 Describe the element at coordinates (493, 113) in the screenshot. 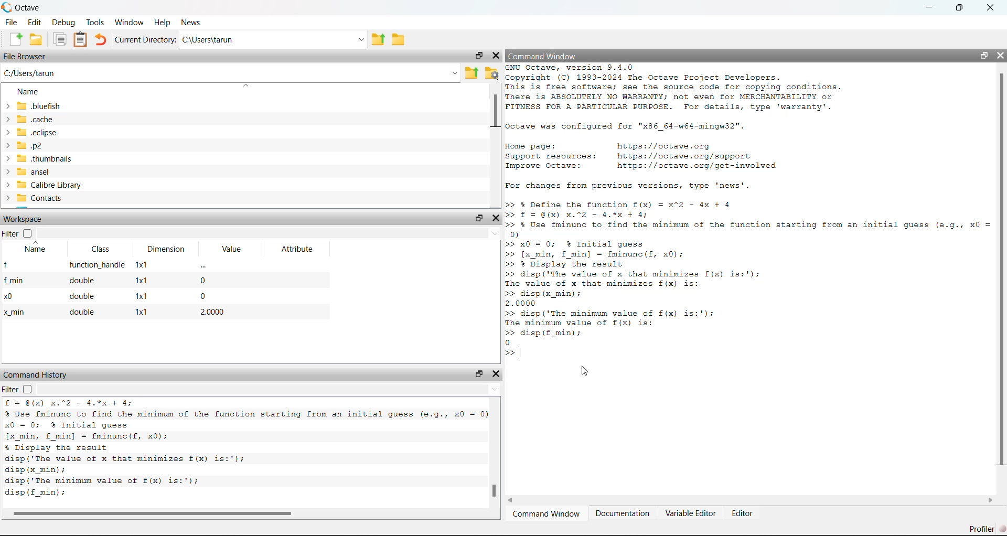

I see `Scrollbar` at that location.